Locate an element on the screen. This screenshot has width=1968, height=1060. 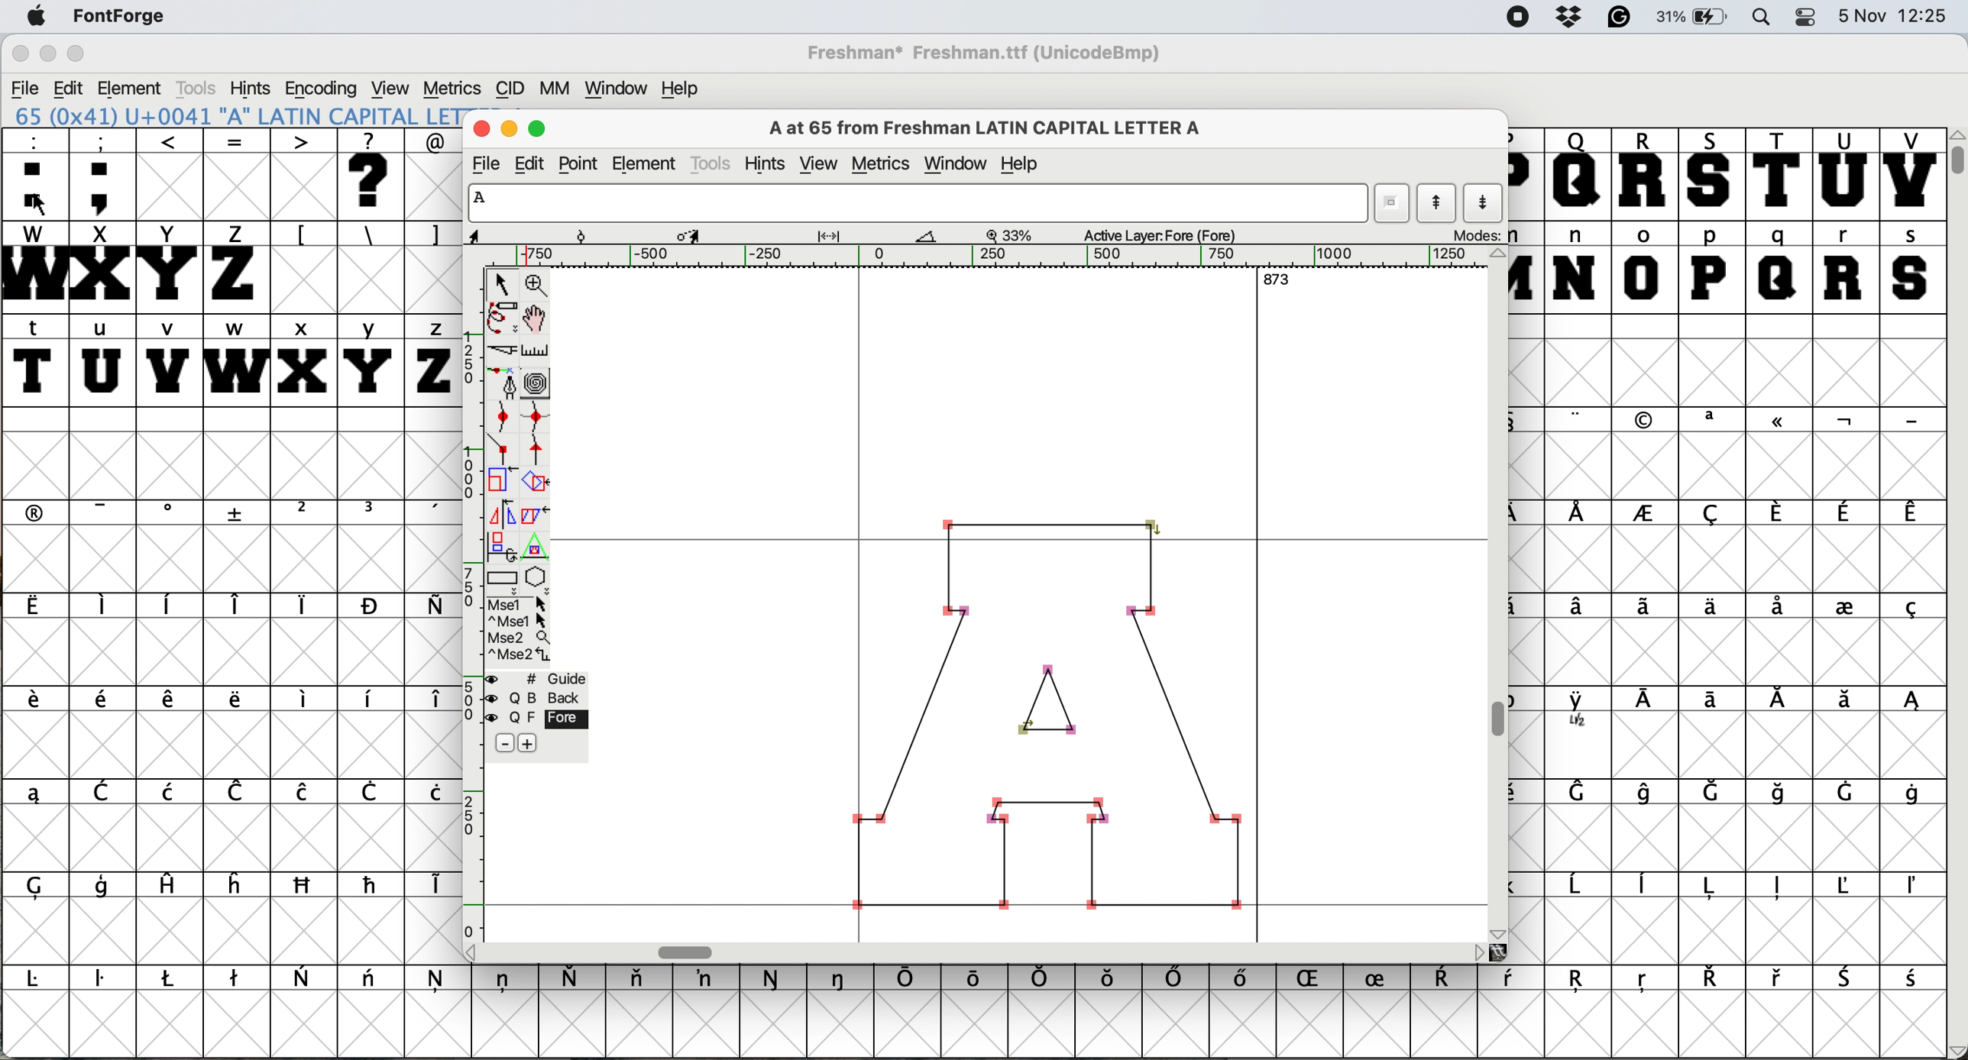
edit is located at coordinates (68, 88).